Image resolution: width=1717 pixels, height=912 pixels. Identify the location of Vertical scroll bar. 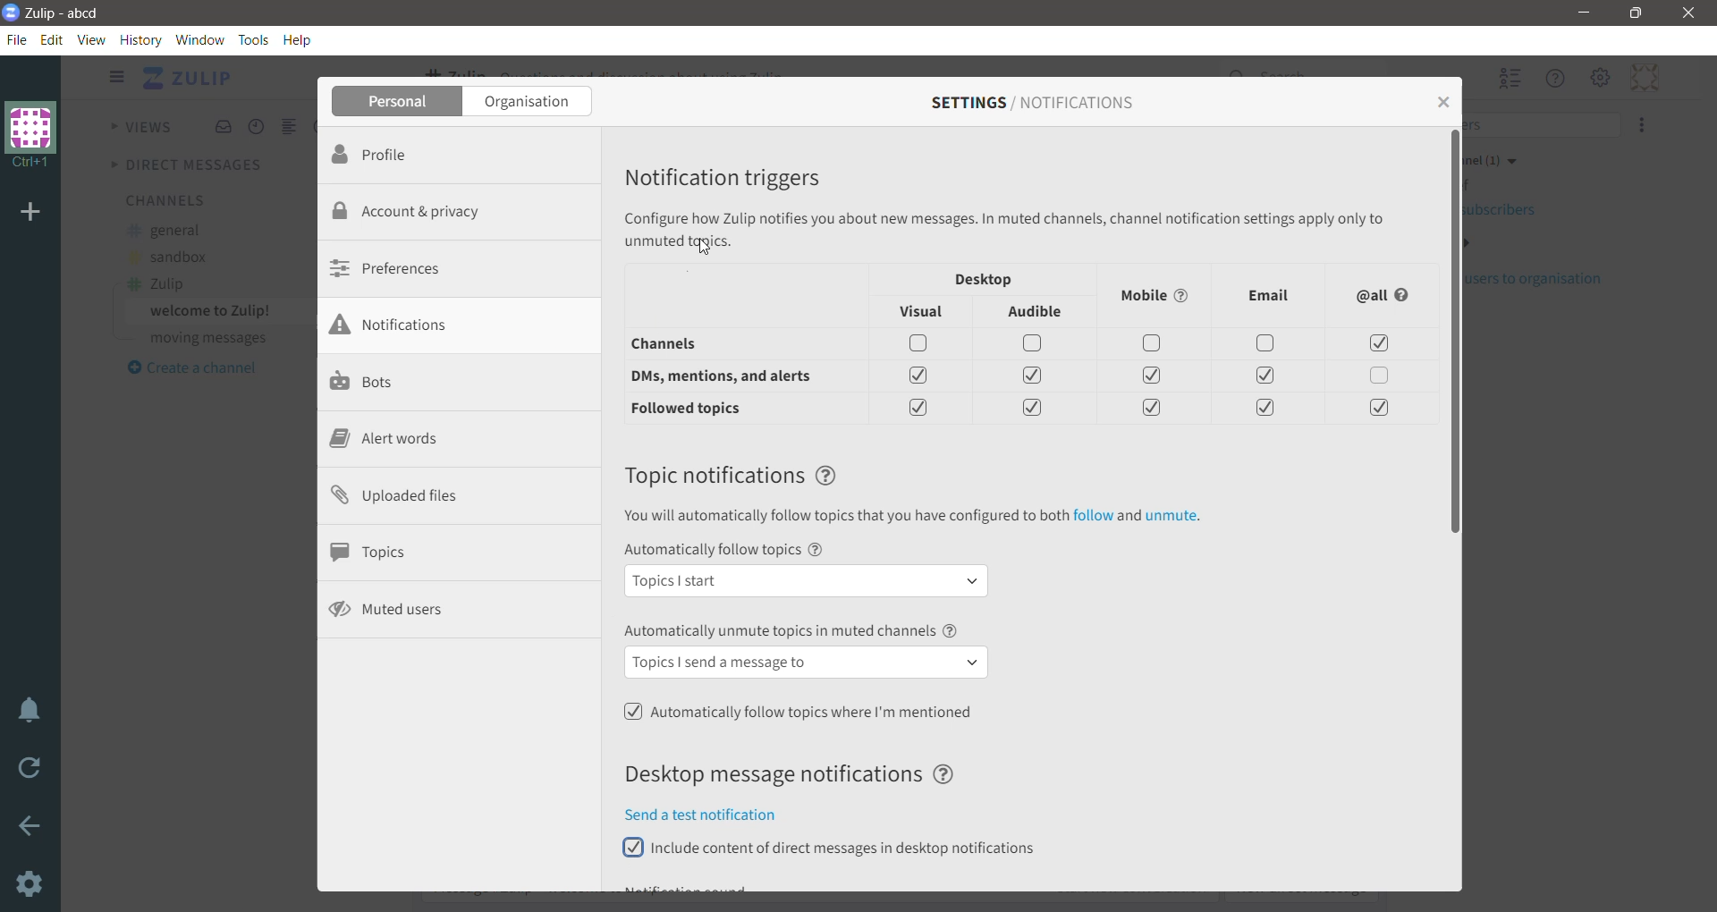
(1453, 509).